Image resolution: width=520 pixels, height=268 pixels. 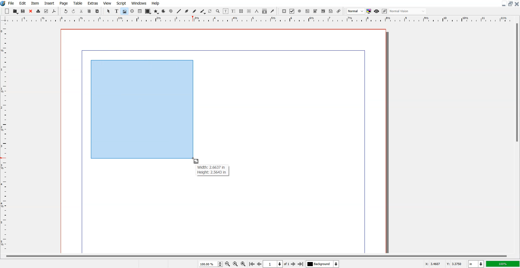 What do you see at coordinates (369, 11) in the screenshot?
I see `Toggler color management` at bounding box center [369, 11].